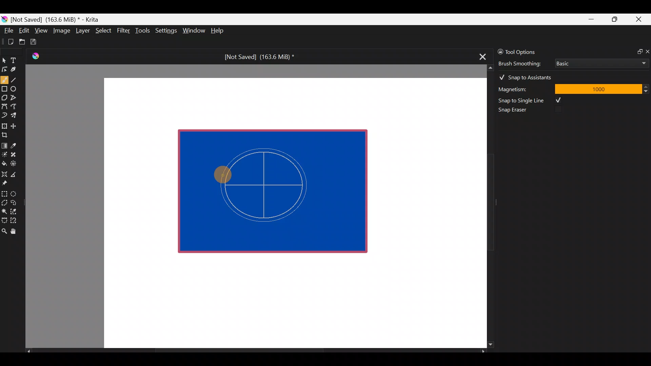 The height and width of the screenshot is (366, 651). What do you see at coordinates (16, 145) in the screenshot?
I see `Sample a colour from the image/current layer` at bounding box center [16, 145].